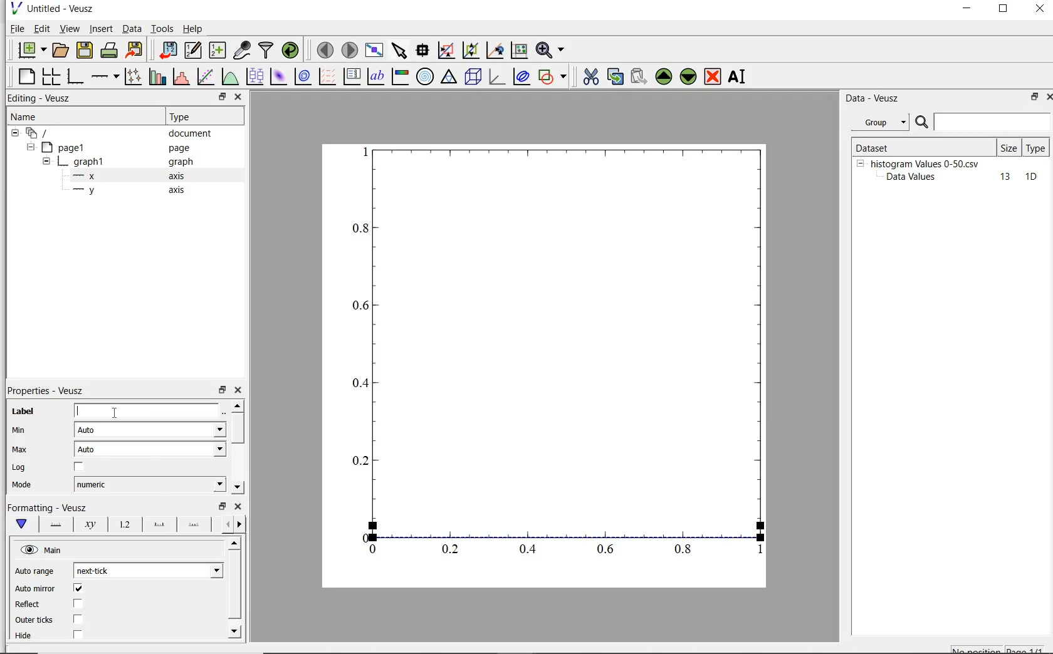  Describe the element at coordinates (55, 524) in the screenshot. I see `axis line` at that location.